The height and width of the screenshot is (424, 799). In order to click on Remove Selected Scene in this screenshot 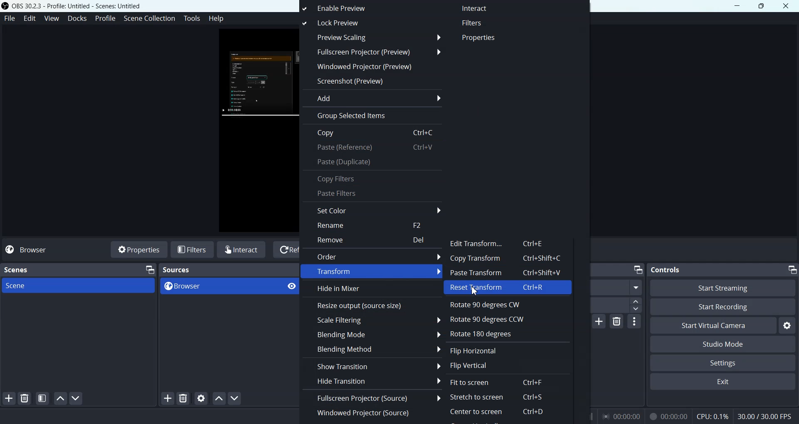, I will do `click(26, 398)`.